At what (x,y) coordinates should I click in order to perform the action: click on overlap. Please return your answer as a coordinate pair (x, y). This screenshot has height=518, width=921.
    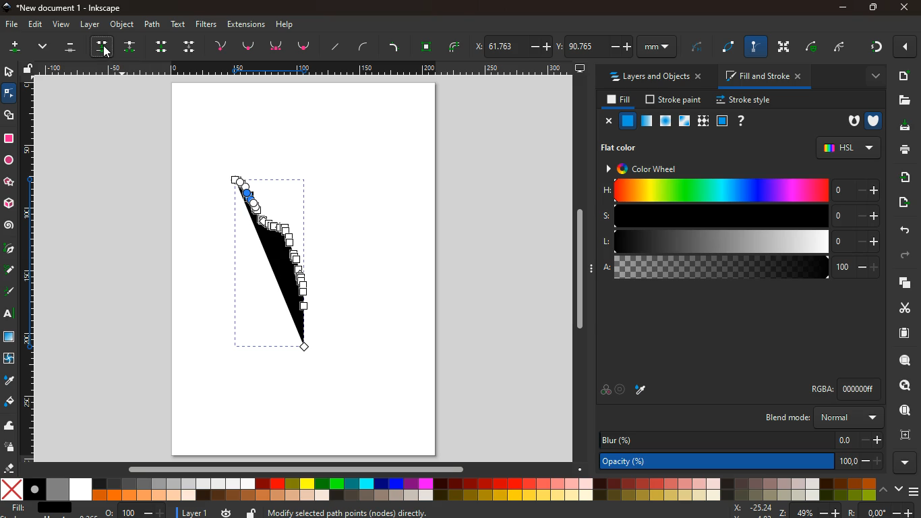
    Looking at the image, I should click on (605, 390).